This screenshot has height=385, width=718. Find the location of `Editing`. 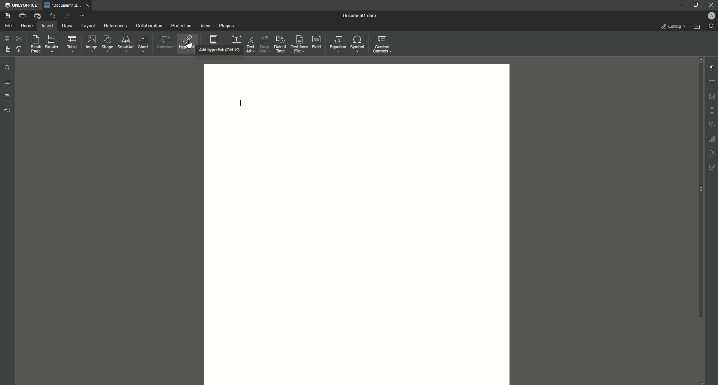

Editing is located at coordinates (671, 26).